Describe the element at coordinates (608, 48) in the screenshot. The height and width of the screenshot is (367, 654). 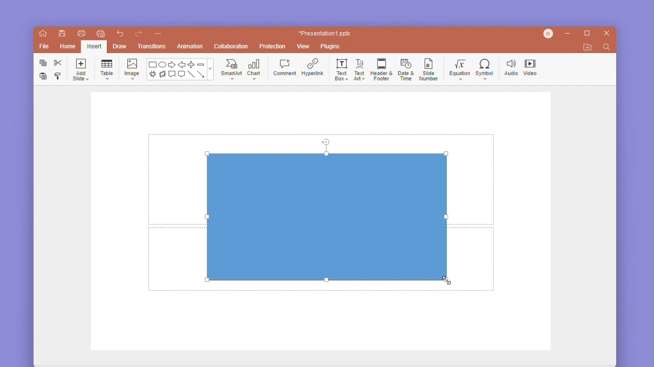
I see `find` at that location.